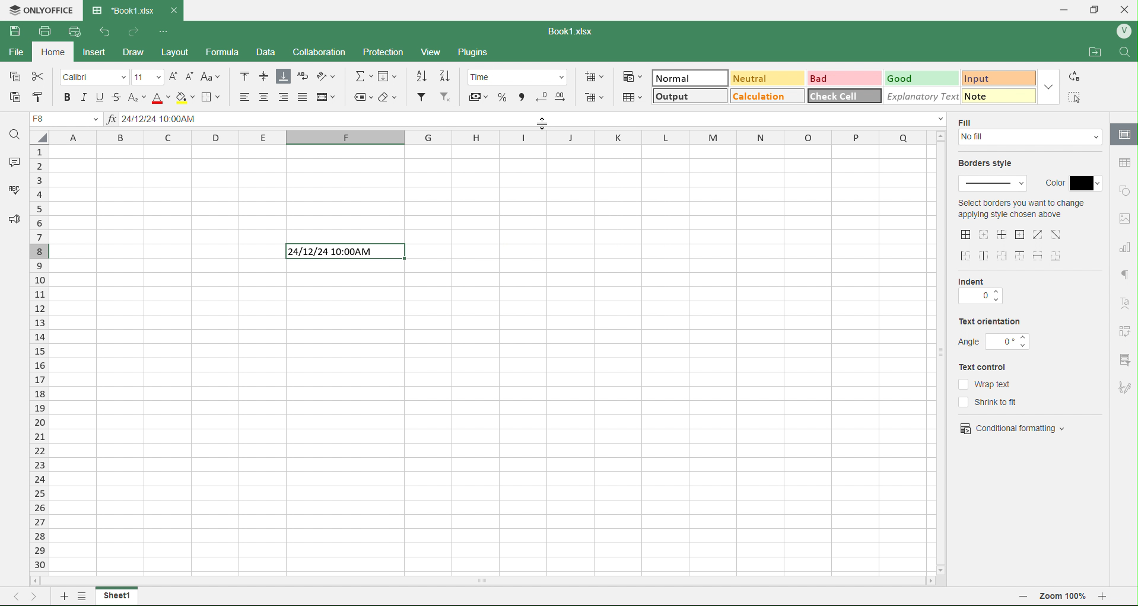 This screenshot has height=606, width=1138. I want to click on Wrap Text, so click(303, 77).